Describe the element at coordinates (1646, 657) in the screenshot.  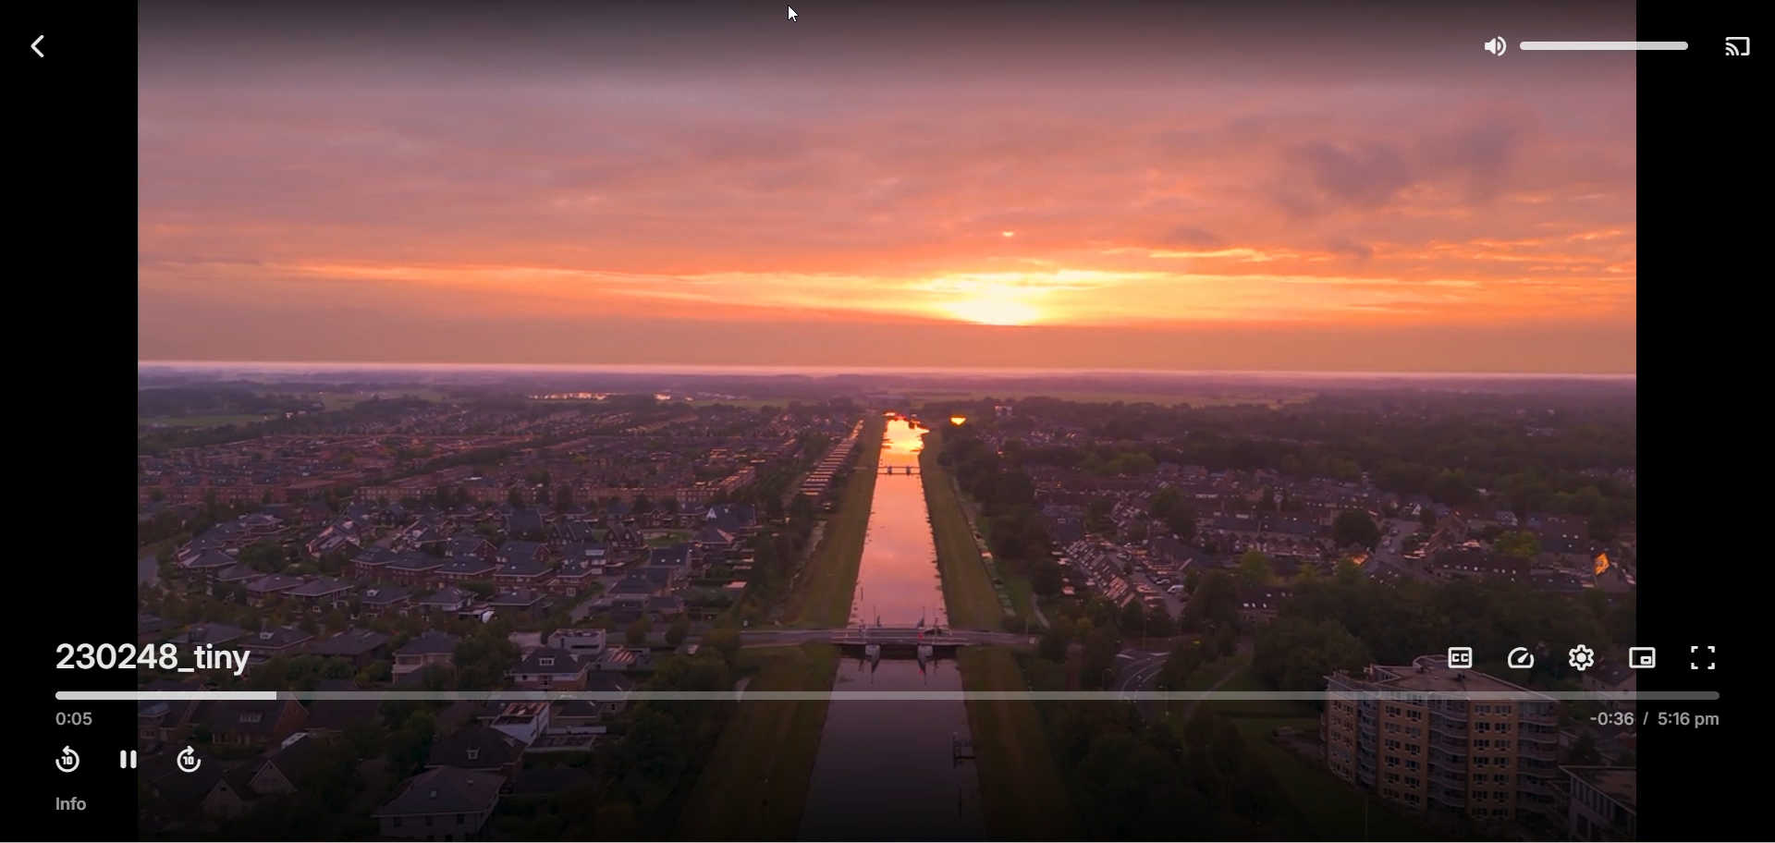
I see `picture in picture` at that location.